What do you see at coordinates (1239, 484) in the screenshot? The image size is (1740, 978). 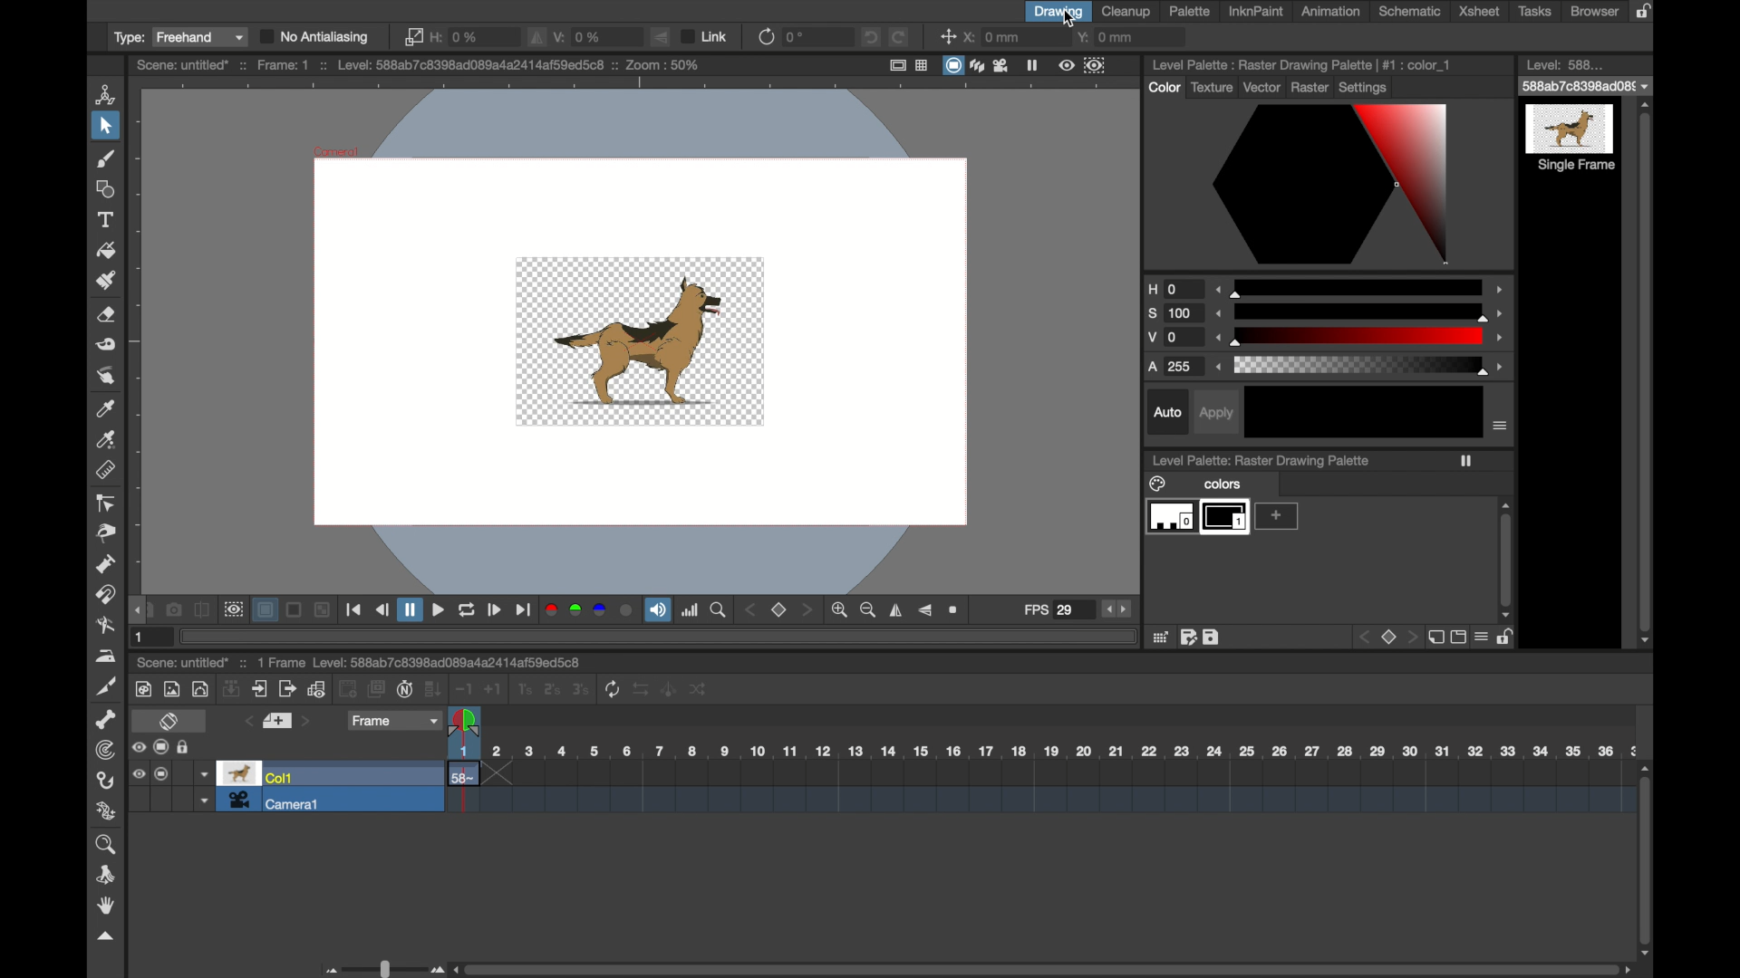 I see `color` at bounding box center [1239, 484].